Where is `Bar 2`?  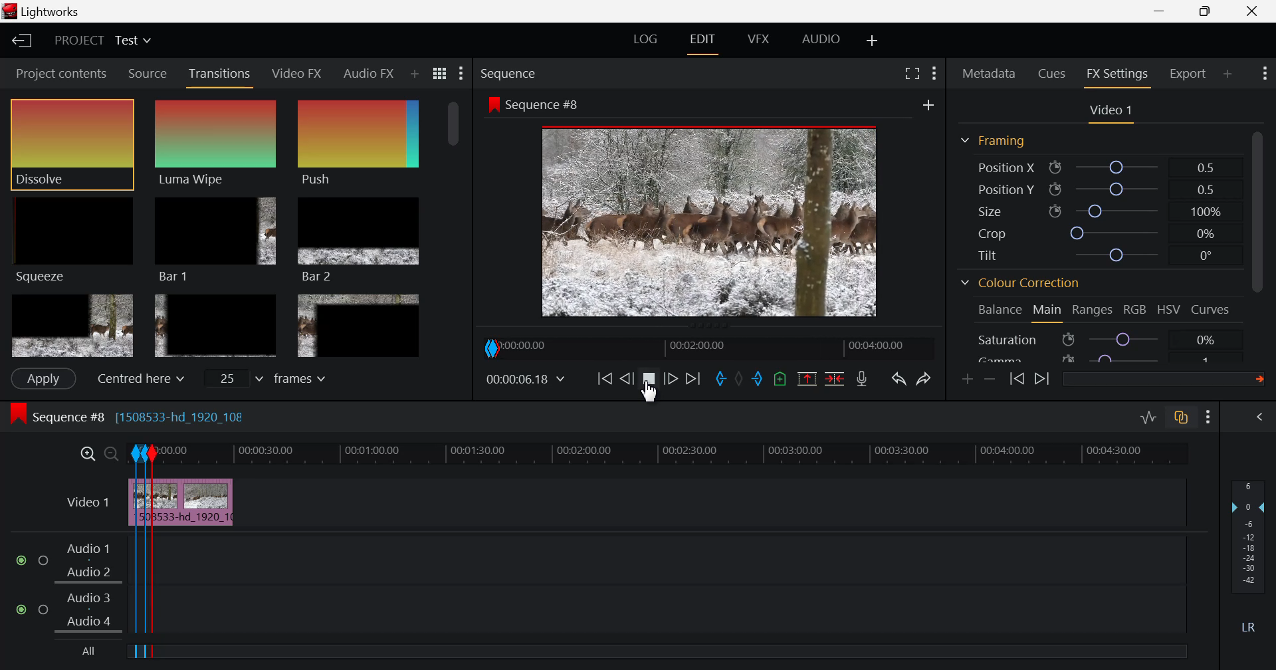
Bar 2 is located at coordinates (360, 239).